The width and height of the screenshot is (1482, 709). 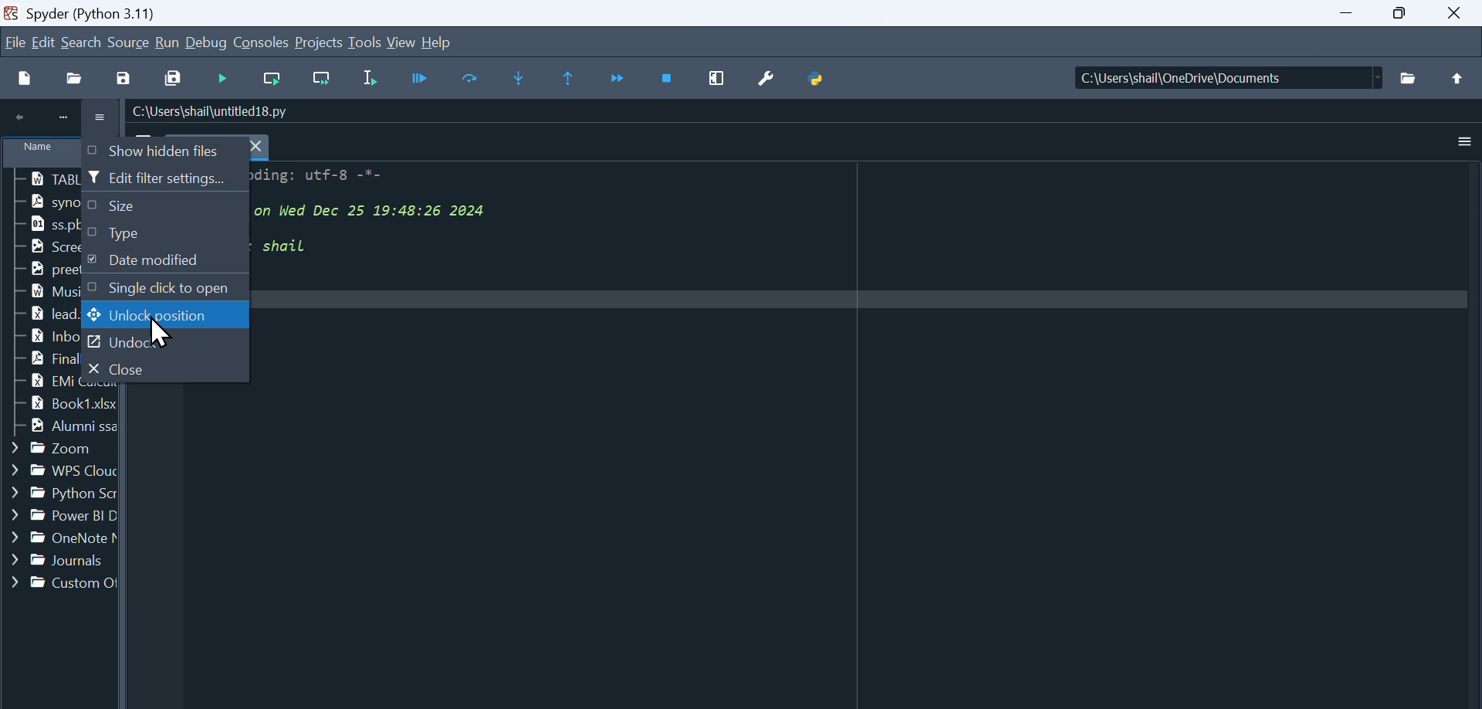 What do you see at coordinates (102, 118) in the screenshot?
I see `more options` at bounding box center [102, 118].